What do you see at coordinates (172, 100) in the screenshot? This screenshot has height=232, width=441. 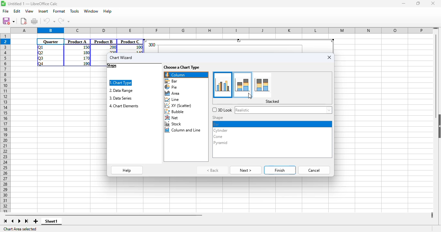 I see `line` at bounding box center [172, 100].